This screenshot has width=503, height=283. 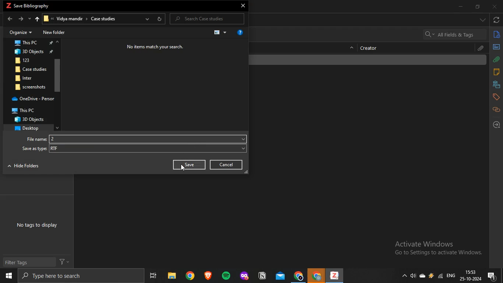 I want to click on Active windows, so click(x=439, y=248).